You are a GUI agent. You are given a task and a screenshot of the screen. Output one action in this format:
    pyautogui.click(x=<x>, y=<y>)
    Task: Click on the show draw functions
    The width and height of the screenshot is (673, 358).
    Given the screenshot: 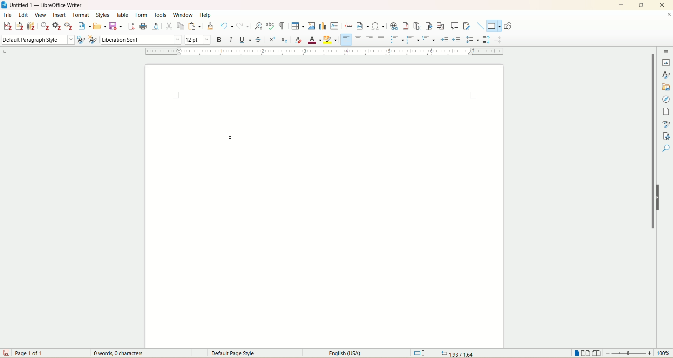 What is the action you would take?
    pyautogui.click(x=509, y=26)
    